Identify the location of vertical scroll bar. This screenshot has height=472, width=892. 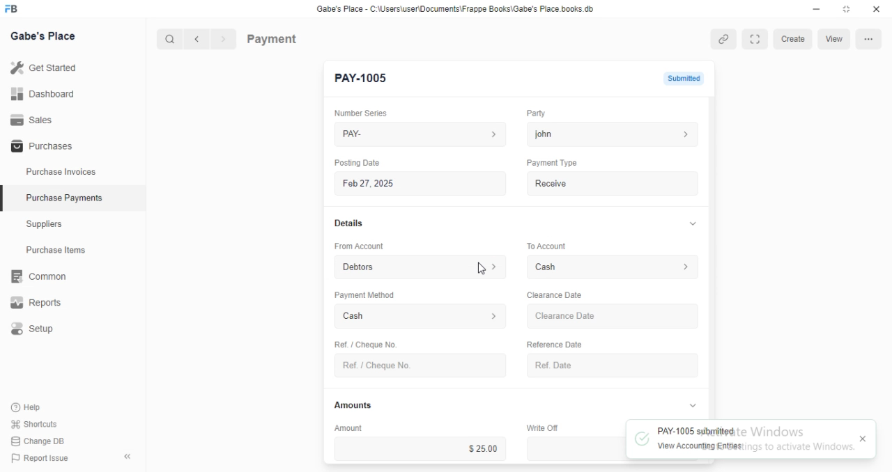
(712, 257).